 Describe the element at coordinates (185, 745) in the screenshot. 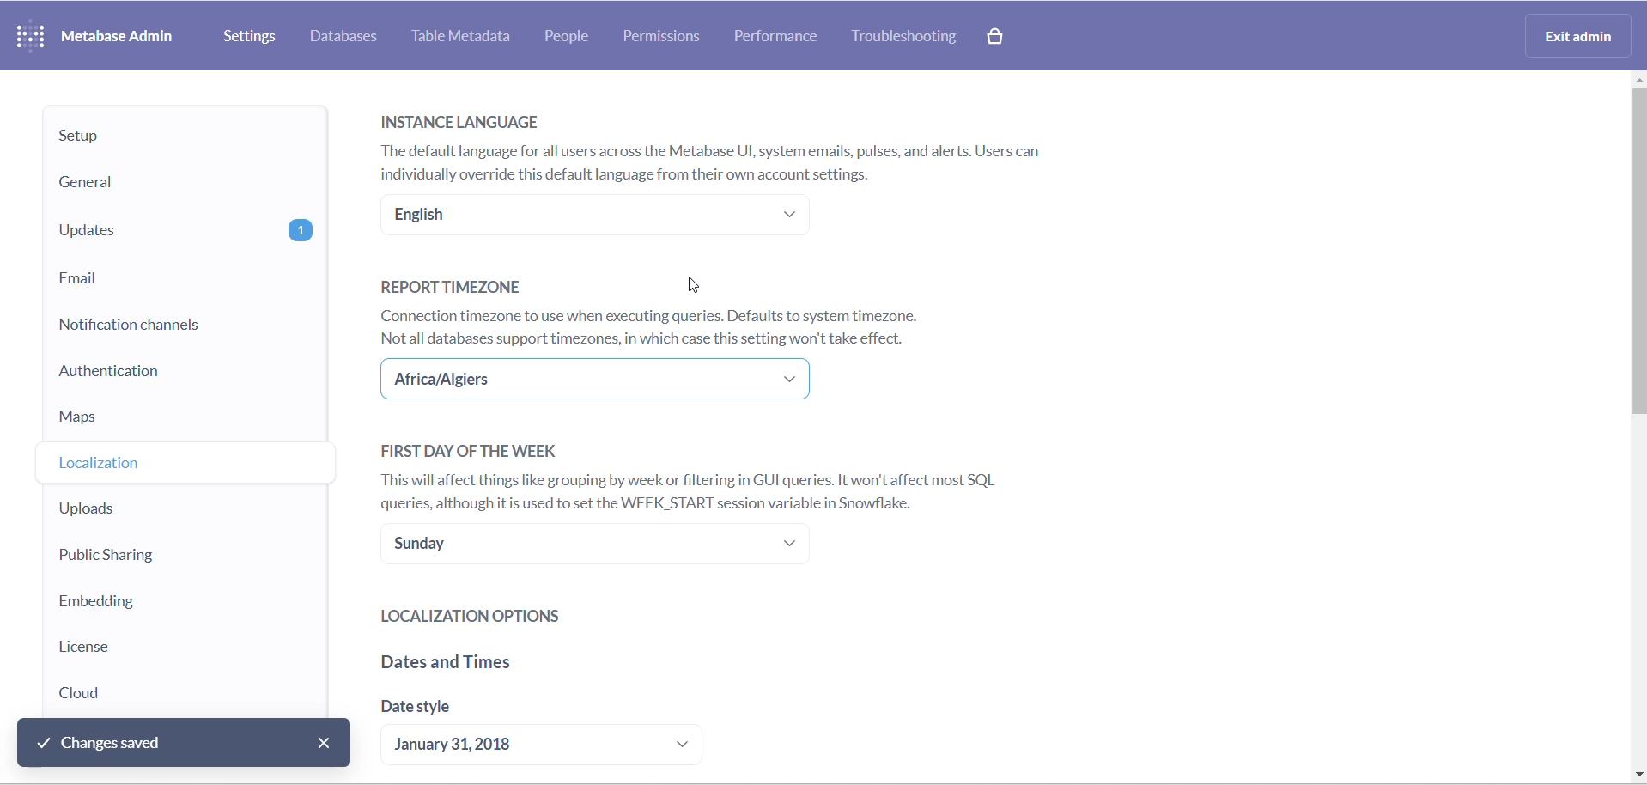

I see `notification changes` at that location.